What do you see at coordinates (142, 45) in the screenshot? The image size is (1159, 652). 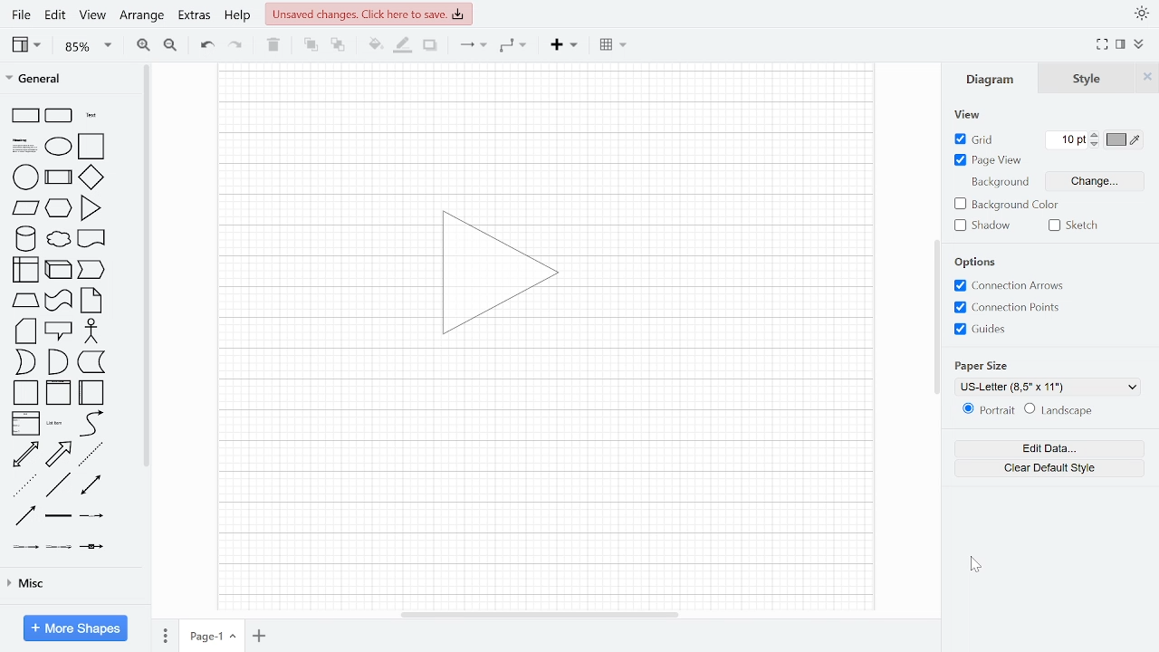 I see `Zoom in` at bounding box center [142, 45].